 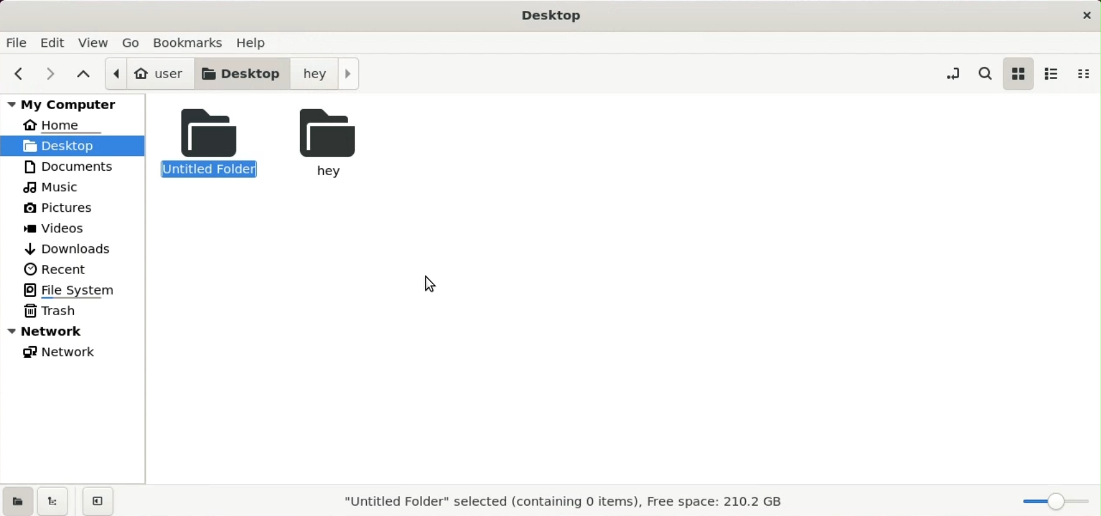 I want to click on previous, so click(x=19, y=73).